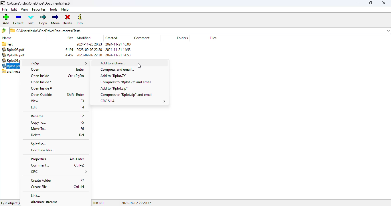  What do you see at coordinates (43, 150) in the screenshot?
I see `combine files` at bounding box center [43, 150].